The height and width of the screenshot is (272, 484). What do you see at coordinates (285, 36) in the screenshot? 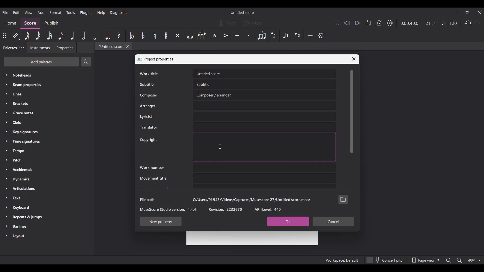
I see `Voice 1` at bounding box center [285, 36].